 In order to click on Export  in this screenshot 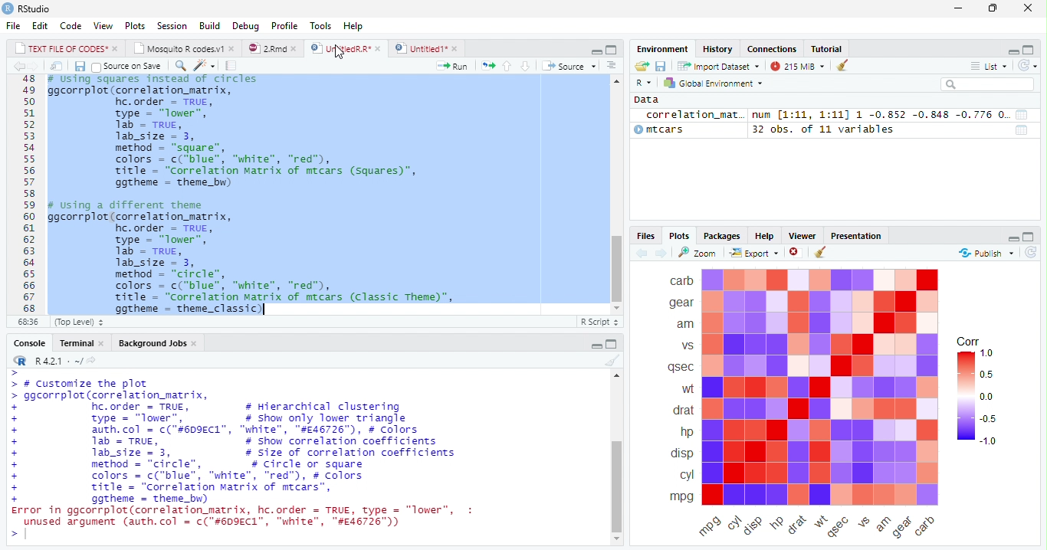, I will do `click(753, 253)`.